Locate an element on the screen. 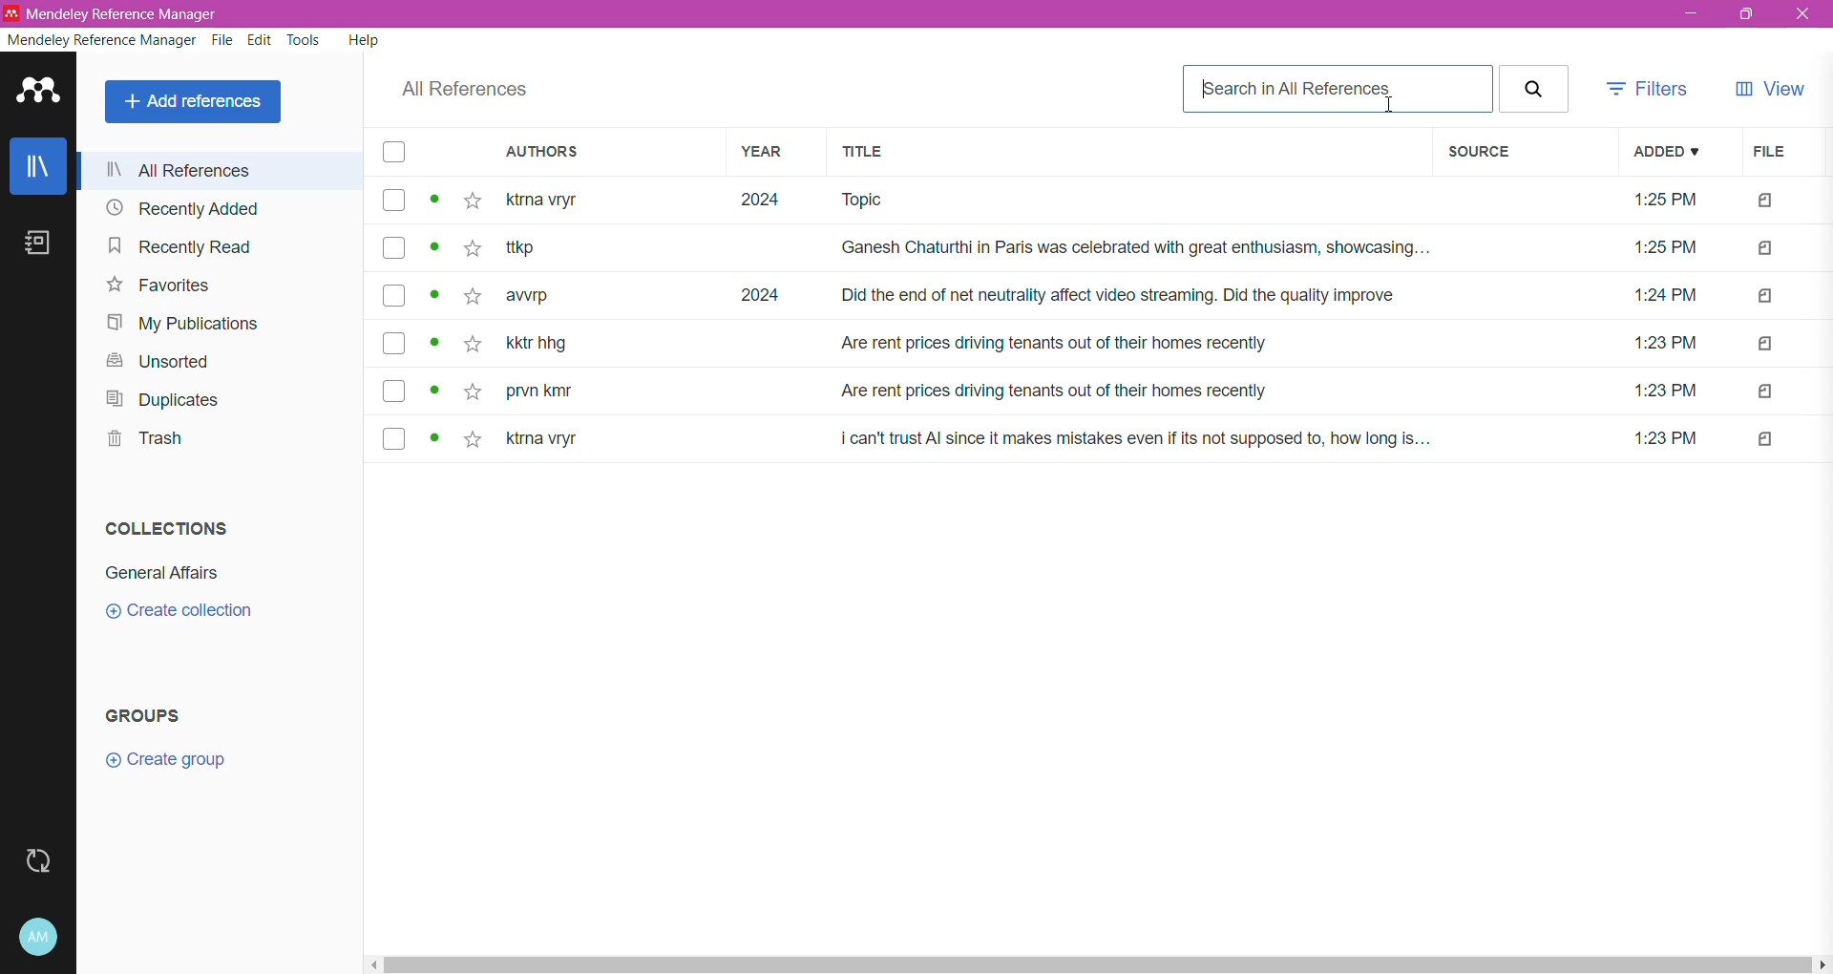 The image size is (1833, 974). click here to add to favourites is located at coordinates (472, 298).